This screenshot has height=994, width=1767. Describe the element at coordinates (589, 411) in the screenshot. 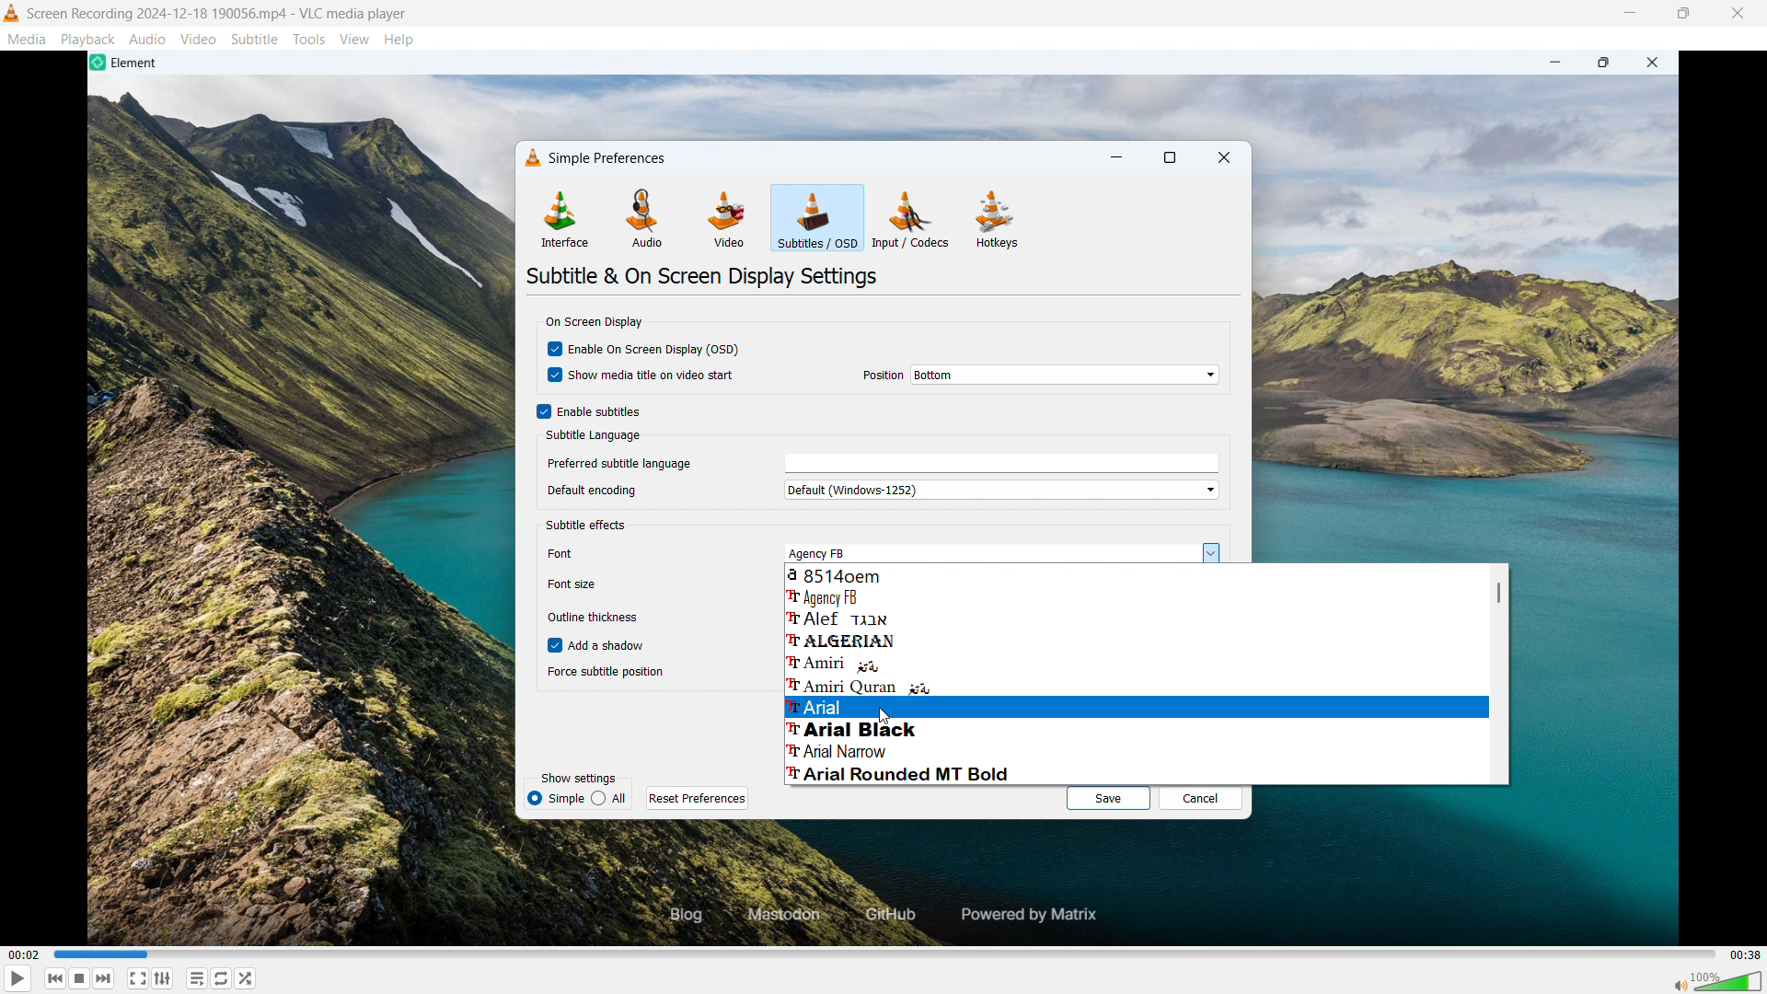

I see `enable subtitles` at that location.